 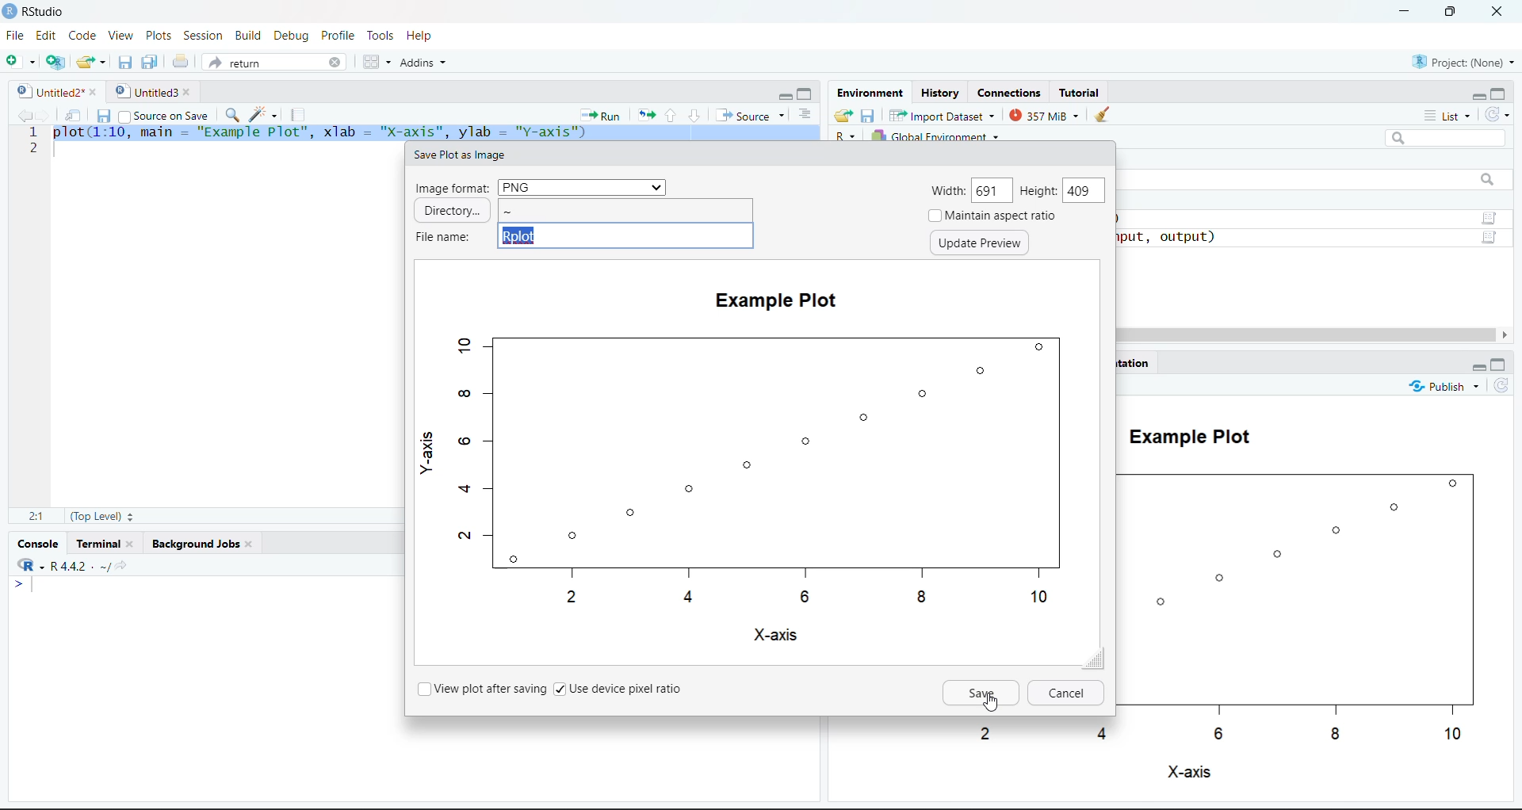 I want to click on Maximize/Restore, so click(x=1453, y=13).